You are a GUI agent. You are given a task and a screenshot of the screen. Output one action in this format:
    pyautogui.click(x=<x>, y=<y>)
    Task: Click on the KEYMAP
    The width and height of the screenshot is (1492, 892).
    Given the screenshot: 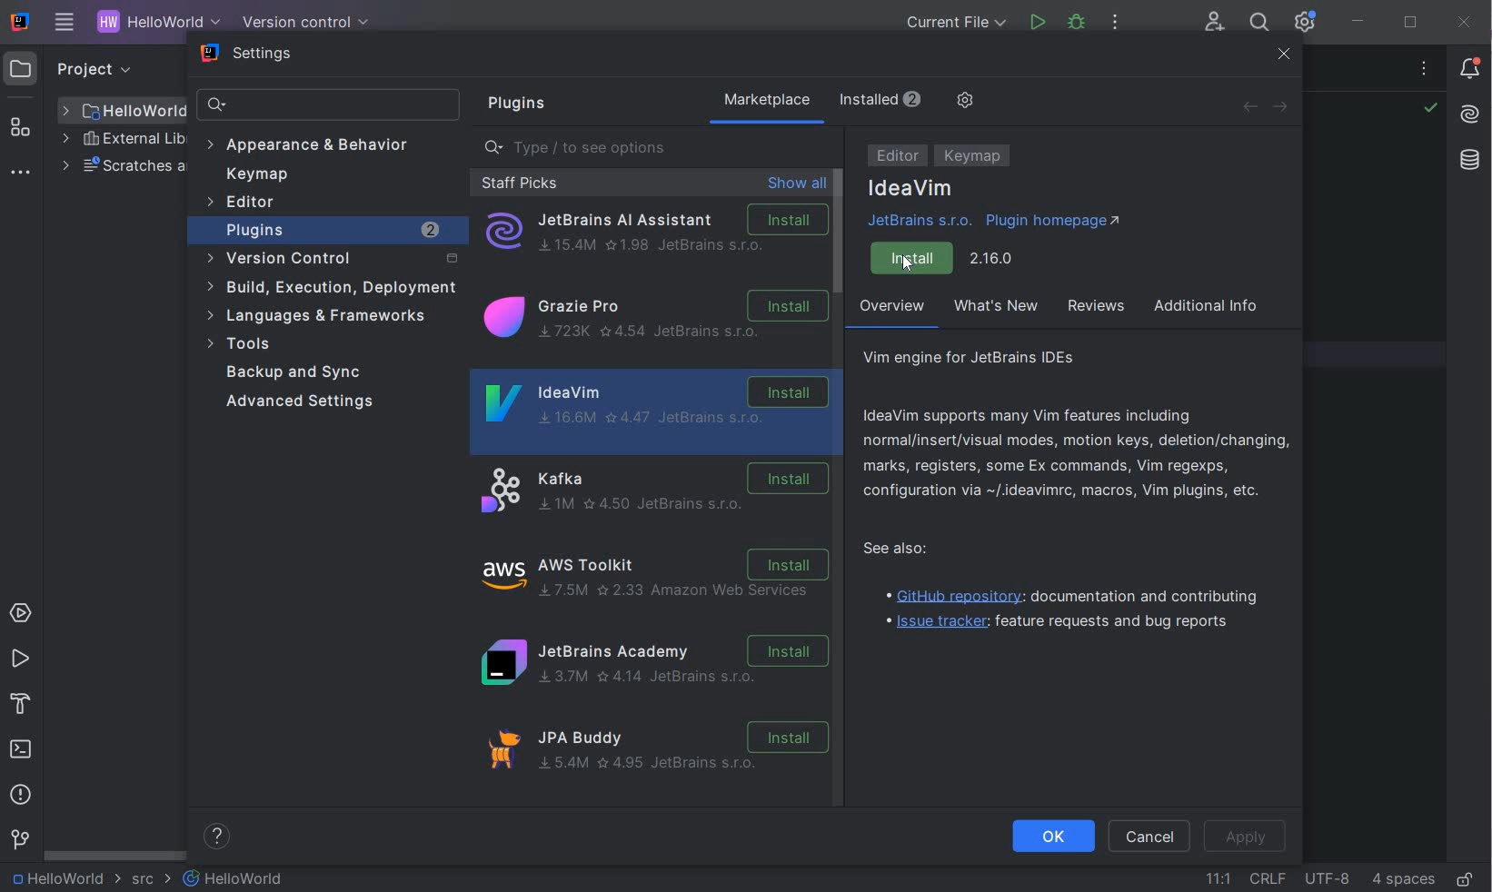 What is the action you would take?
    pyautogui.click(x=974, y=156)
    